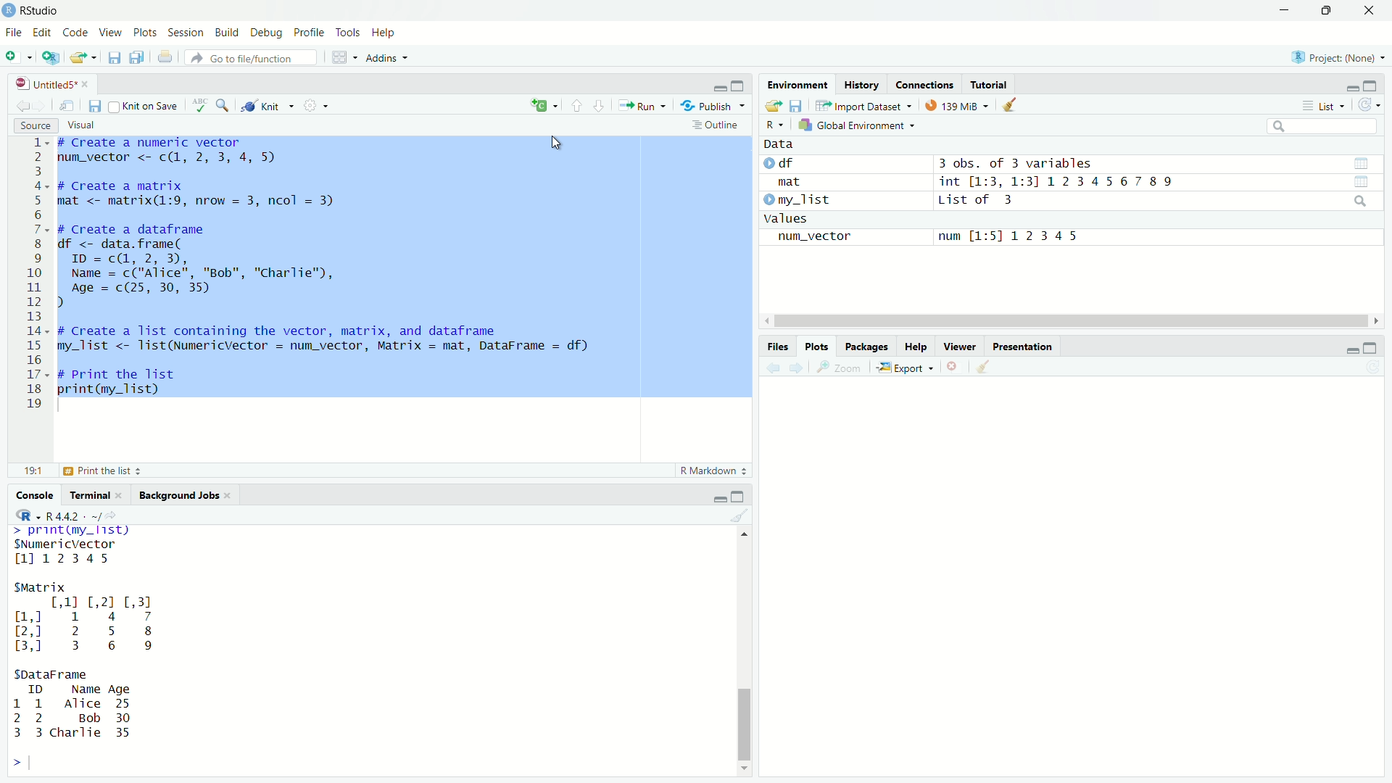  I want to click on Terminal, so click(94, 494).